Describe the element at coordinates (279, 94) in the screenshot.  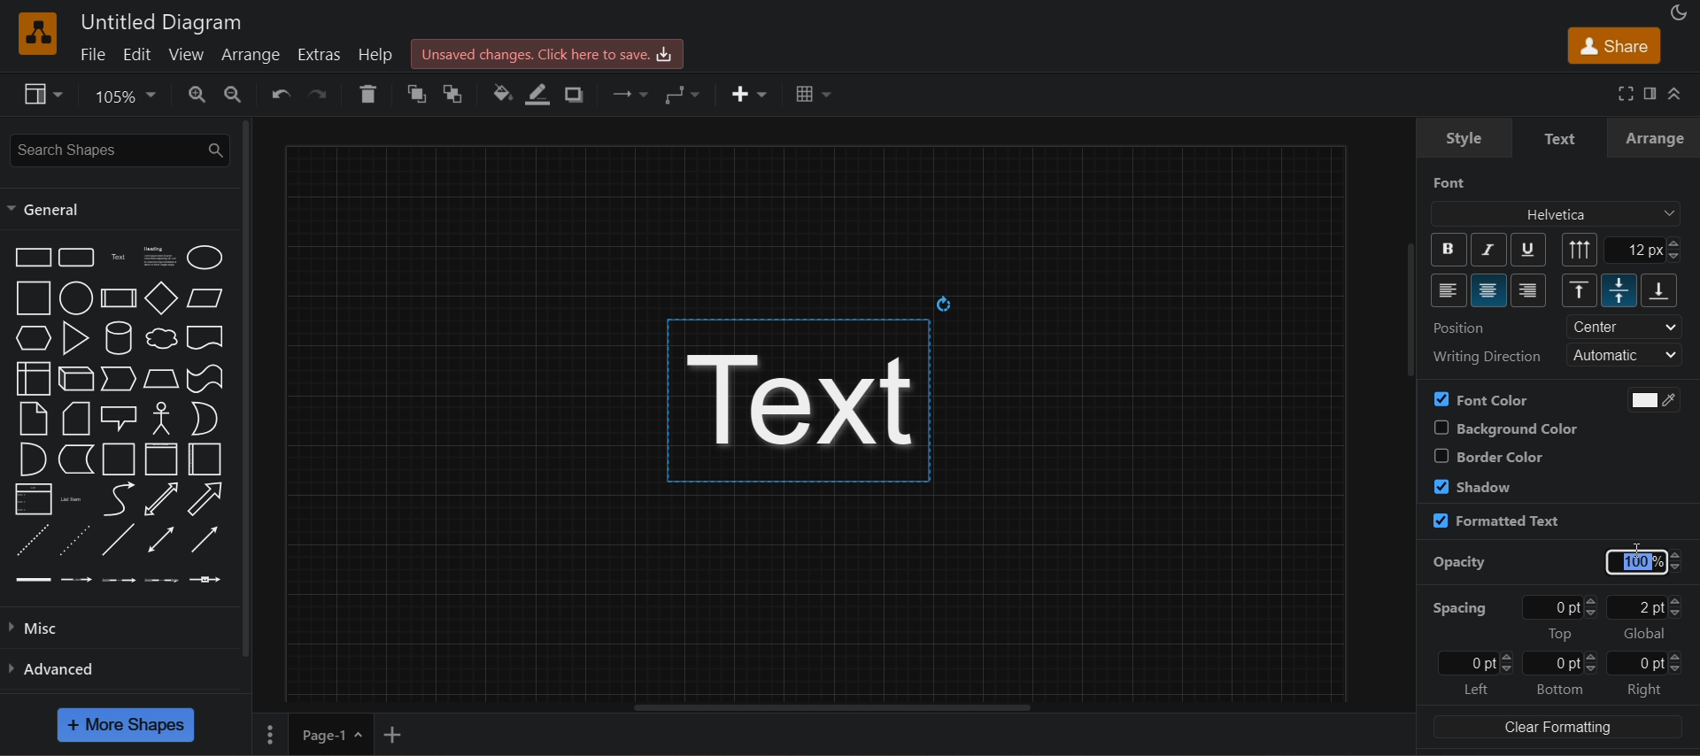
I see `undo` at that location.